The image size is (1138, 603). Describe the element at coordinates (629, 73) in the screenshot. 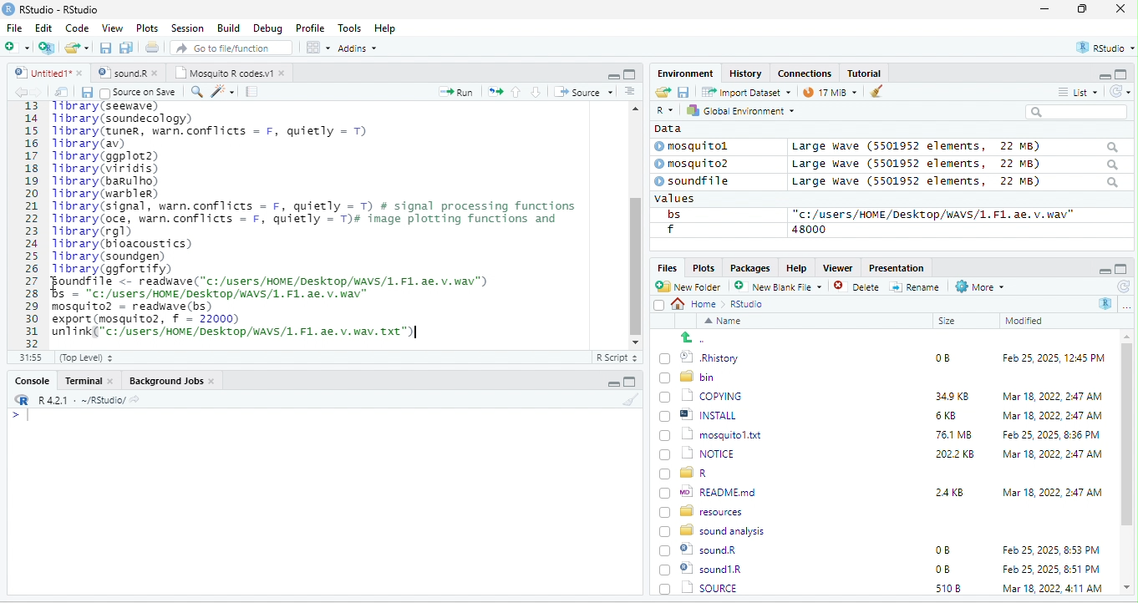

I see `maximize` at that location.